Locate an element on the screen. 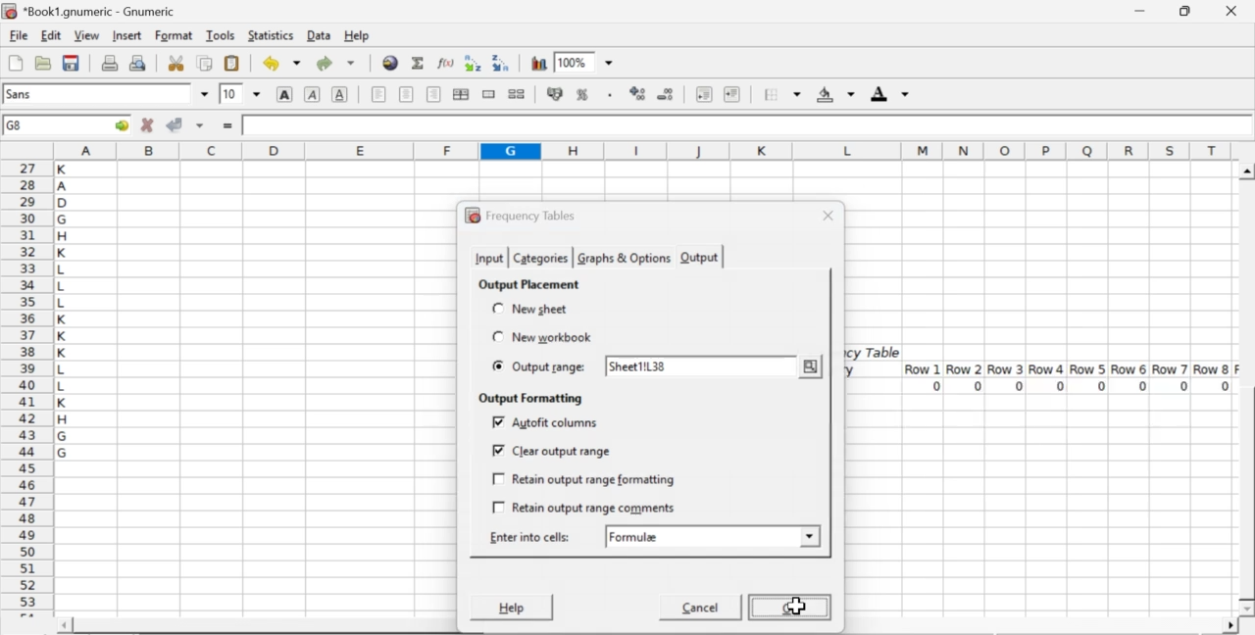 The image size is (1255, 635). borders is located at coordinates (783, 94).